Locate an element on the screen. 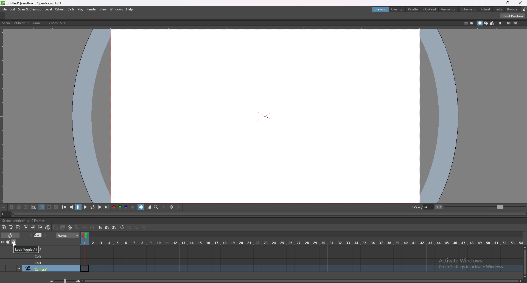  next frame is located at coordinates (99, 207).